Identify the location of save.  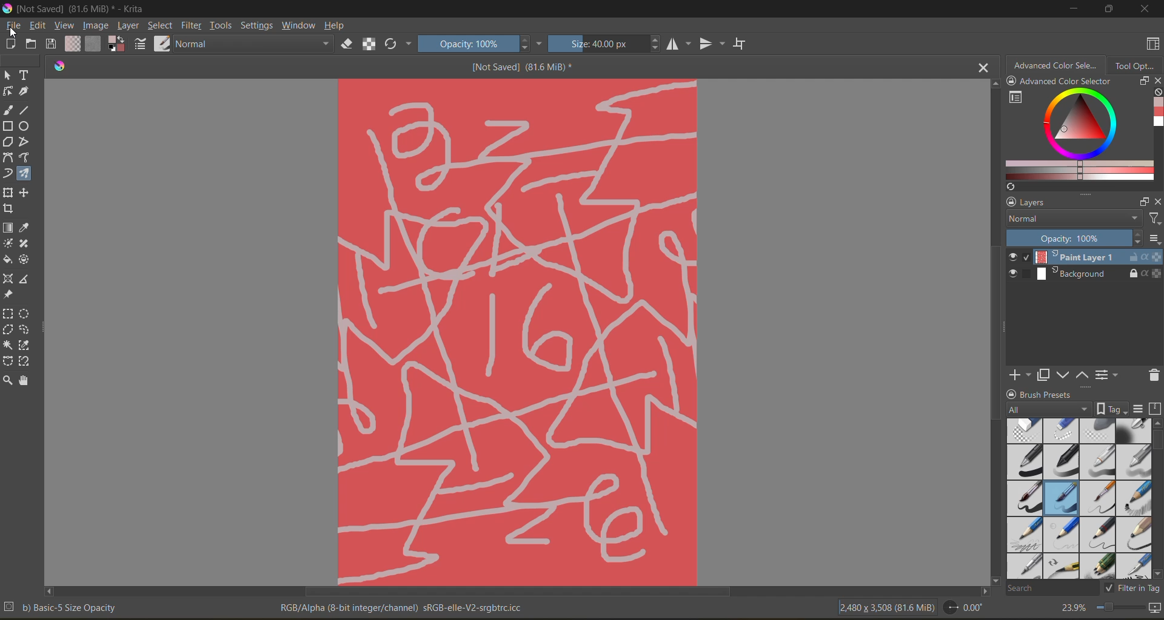
(50, 44).